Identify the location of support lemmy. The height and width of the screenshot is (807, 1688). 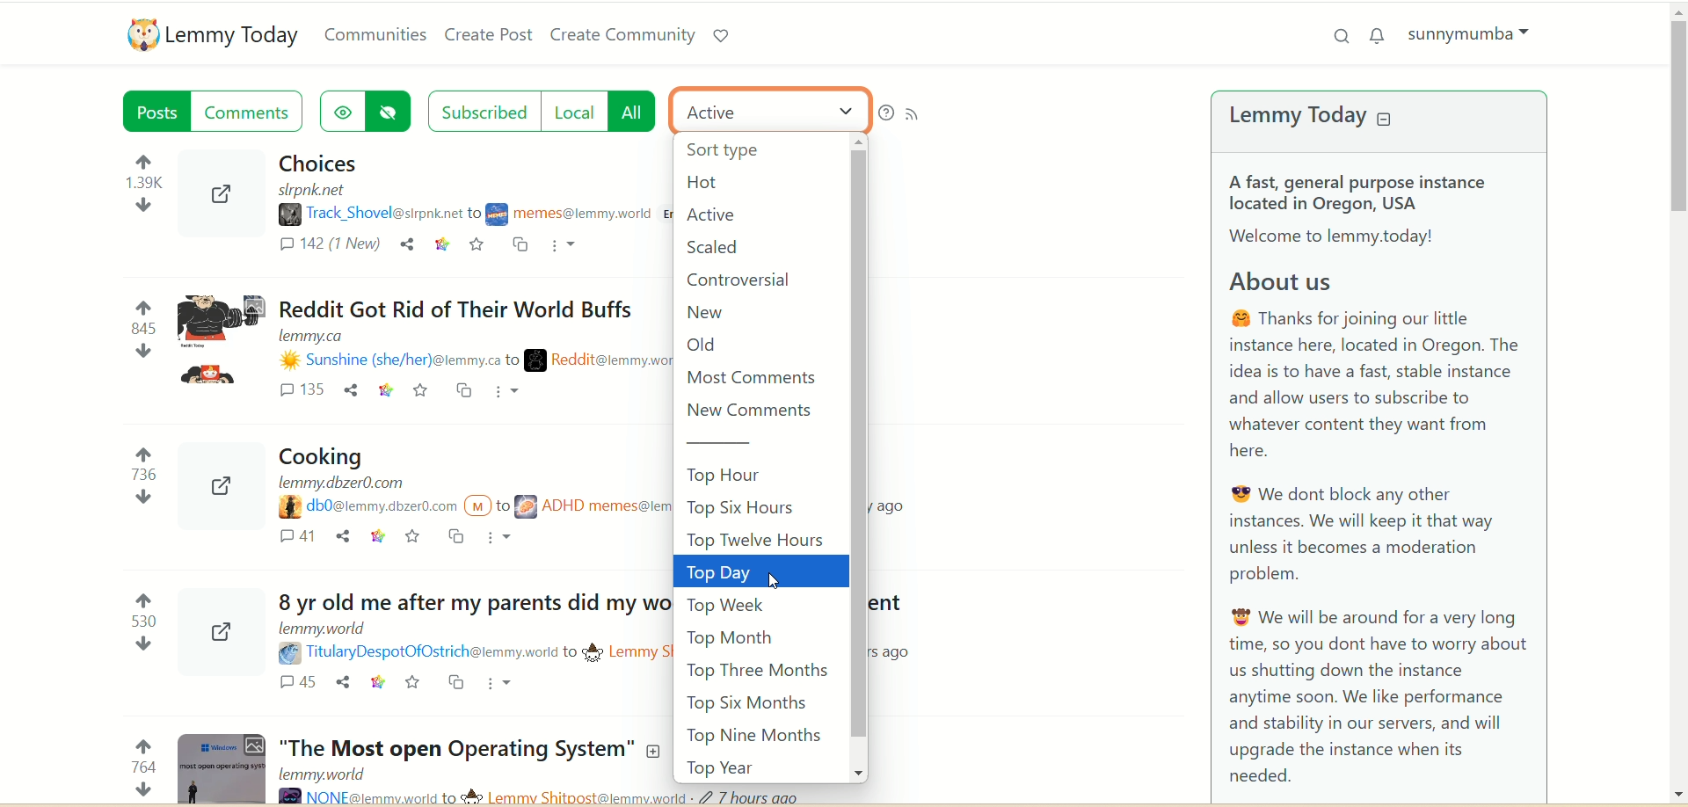
(720, 36).